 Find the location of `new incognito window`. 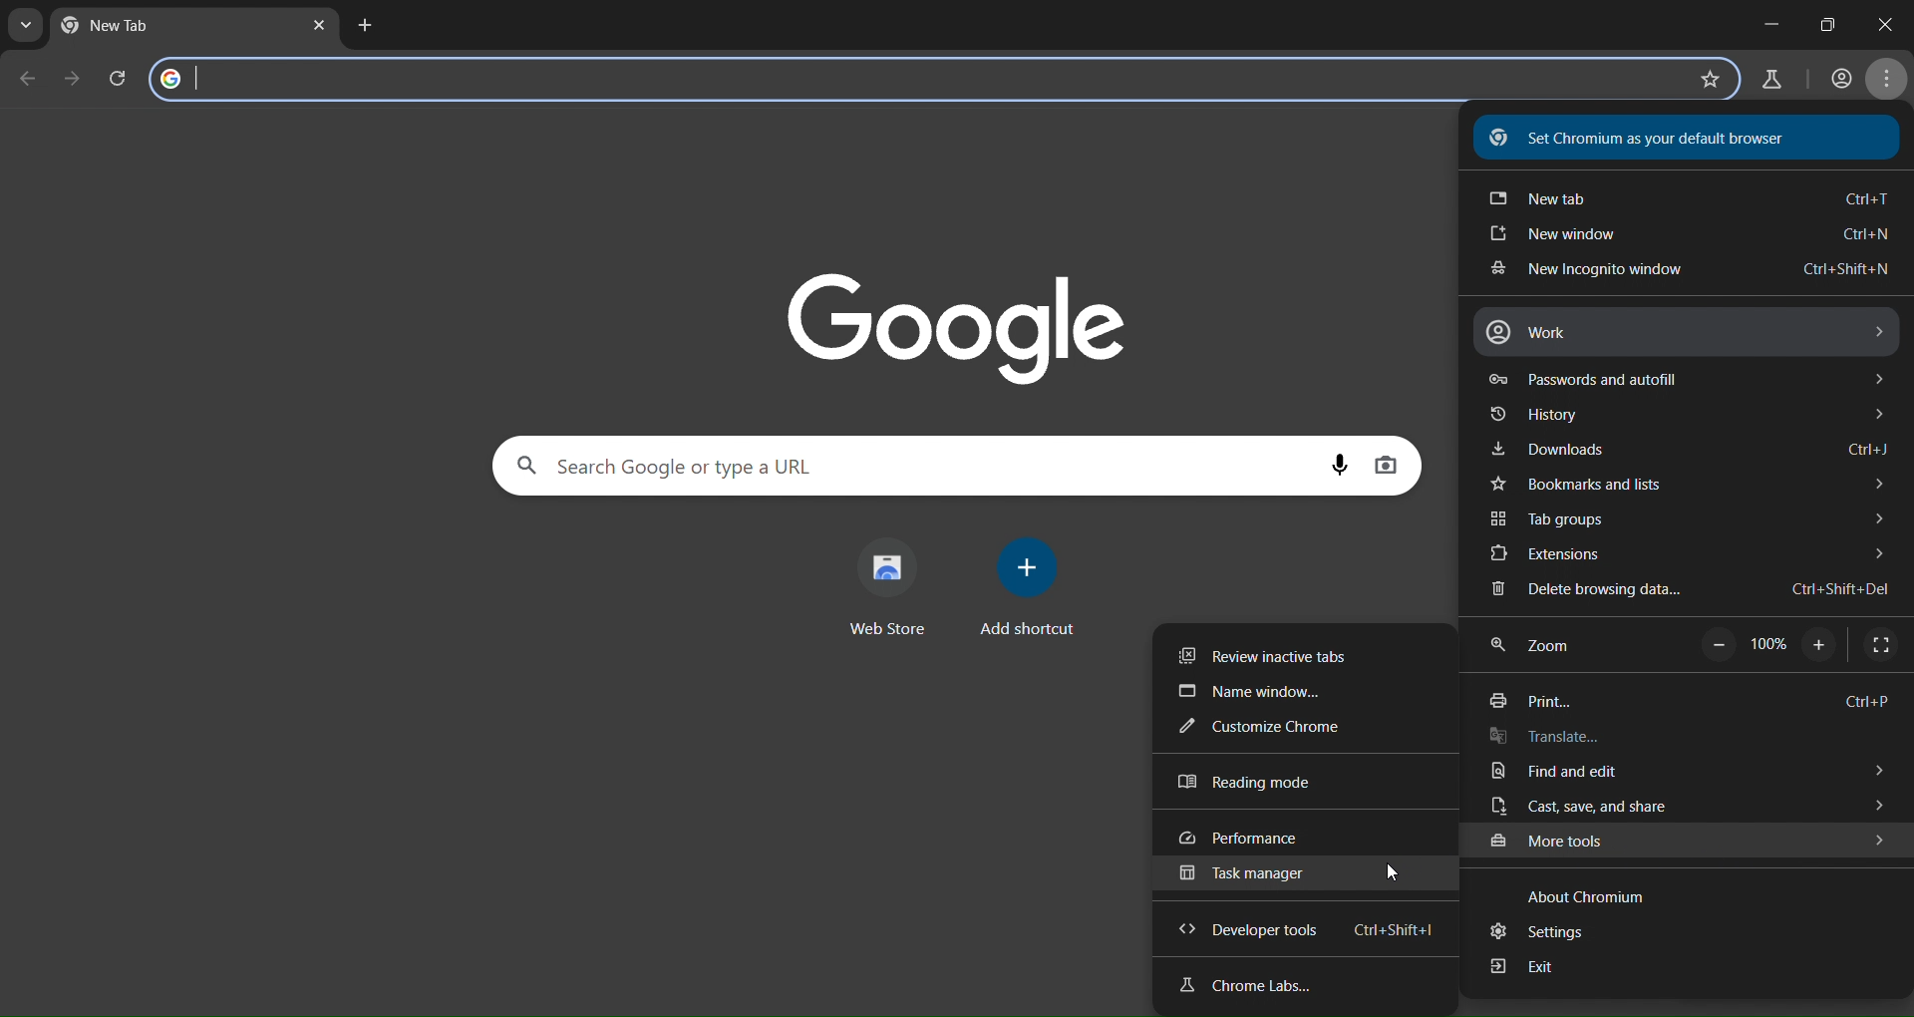

new incognito window is located at coordinates (1682, 270).